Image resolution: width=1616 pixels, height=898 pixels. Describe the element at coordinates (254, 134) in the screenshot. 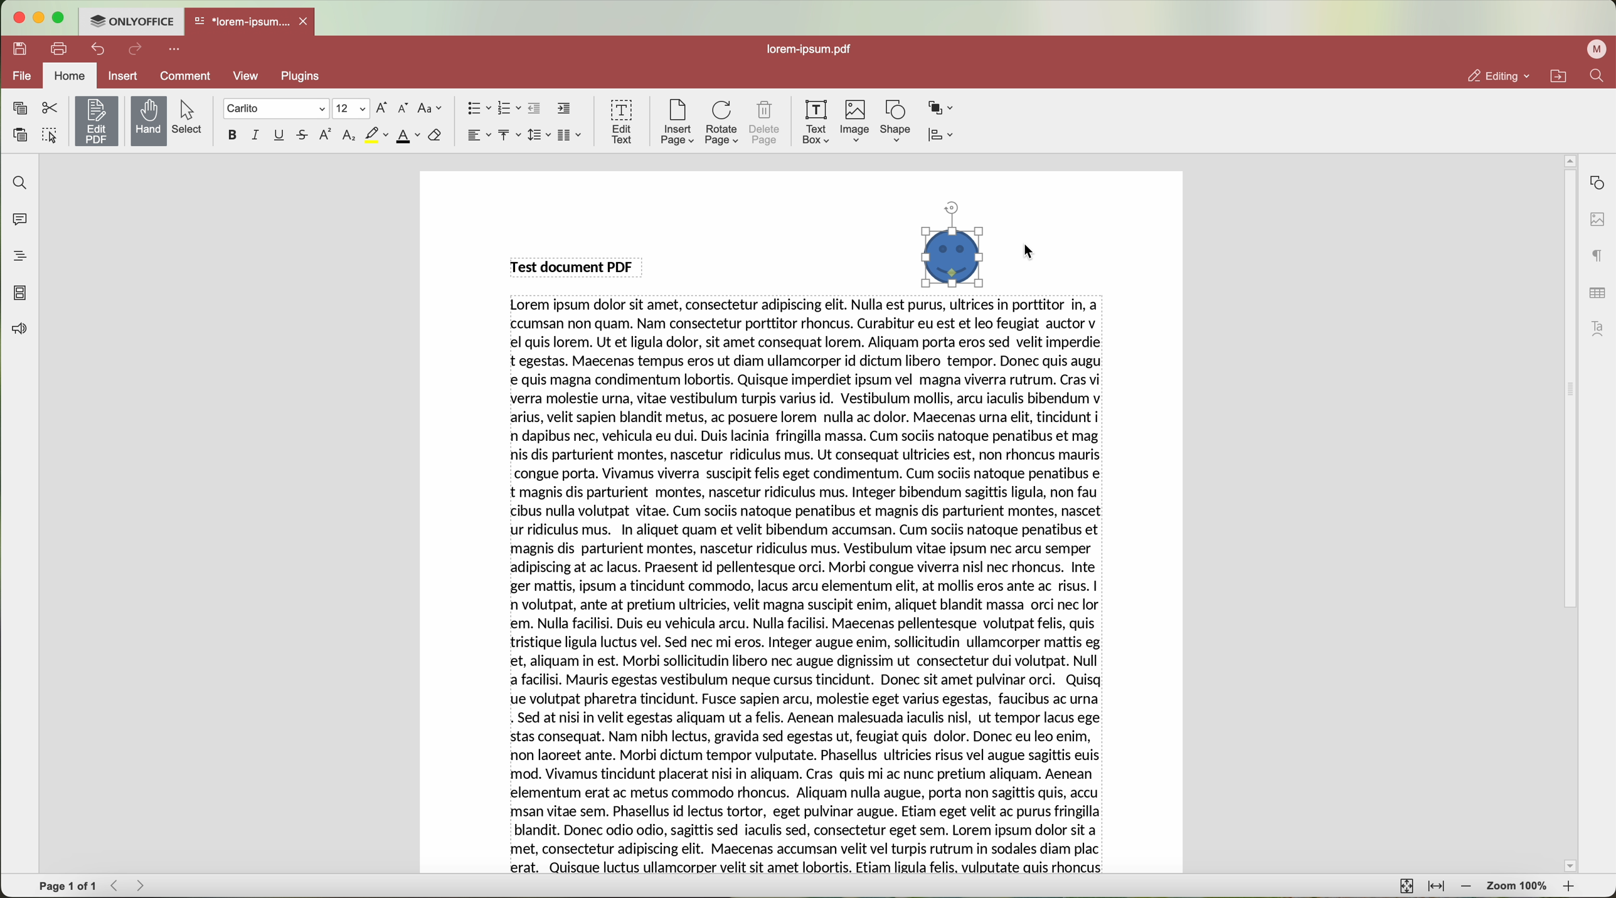

I see `italic` at that location.